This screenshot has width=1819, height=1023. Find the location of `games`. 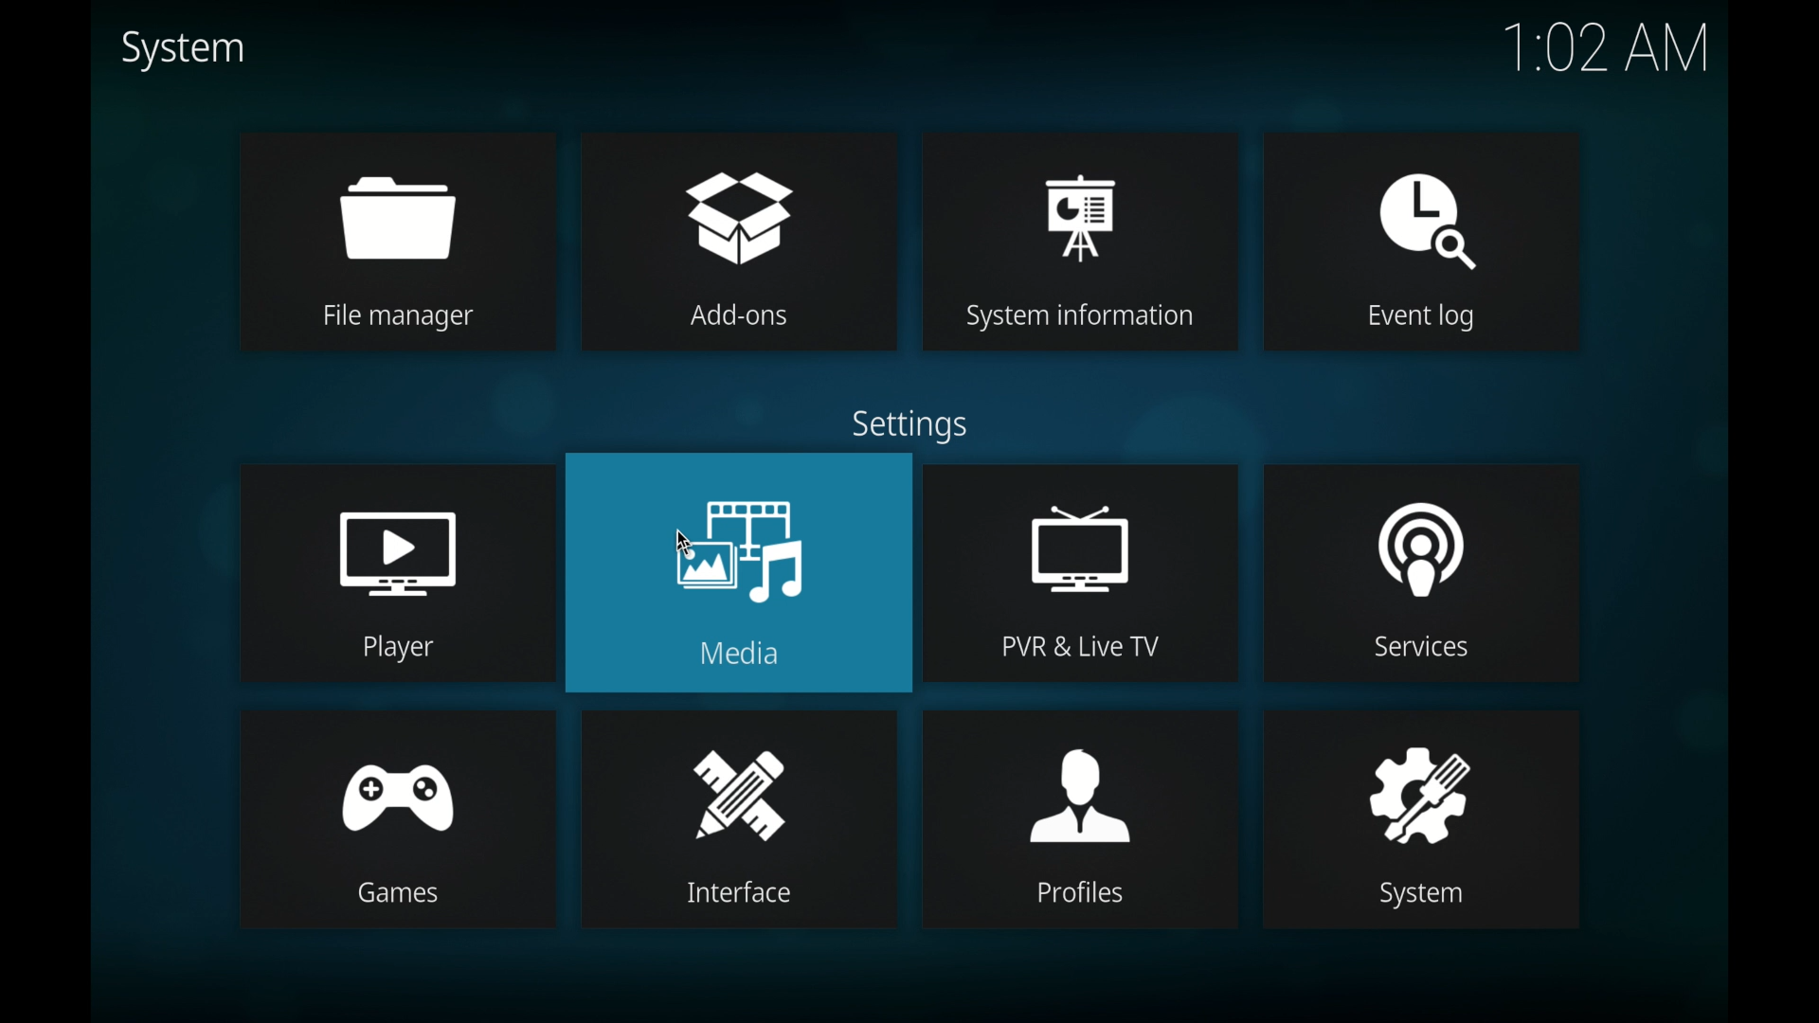

games is located at coordinates (402, 892).